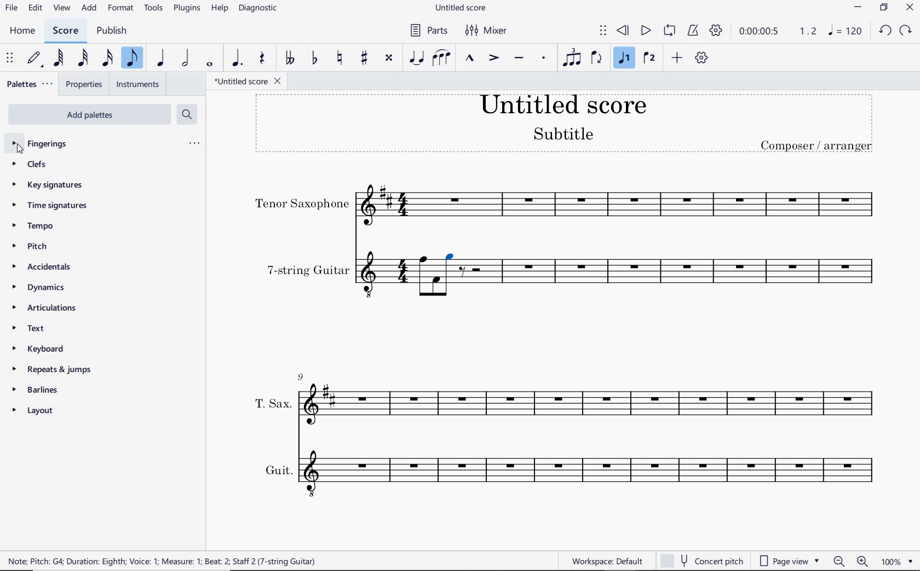 Image resolution: width=920 pixels, height=571 pixels. Describe the element at coordinates (137, 84) in the screenshot. I see `INSTRUMENTS` at that location.